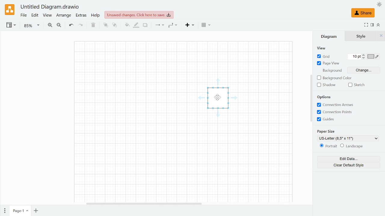 This screenshot has width=385, height=216. Describe the element at coordinates (139, 15) in the screenshot. I see `Unsaved changes.Click here to save.` at that location.